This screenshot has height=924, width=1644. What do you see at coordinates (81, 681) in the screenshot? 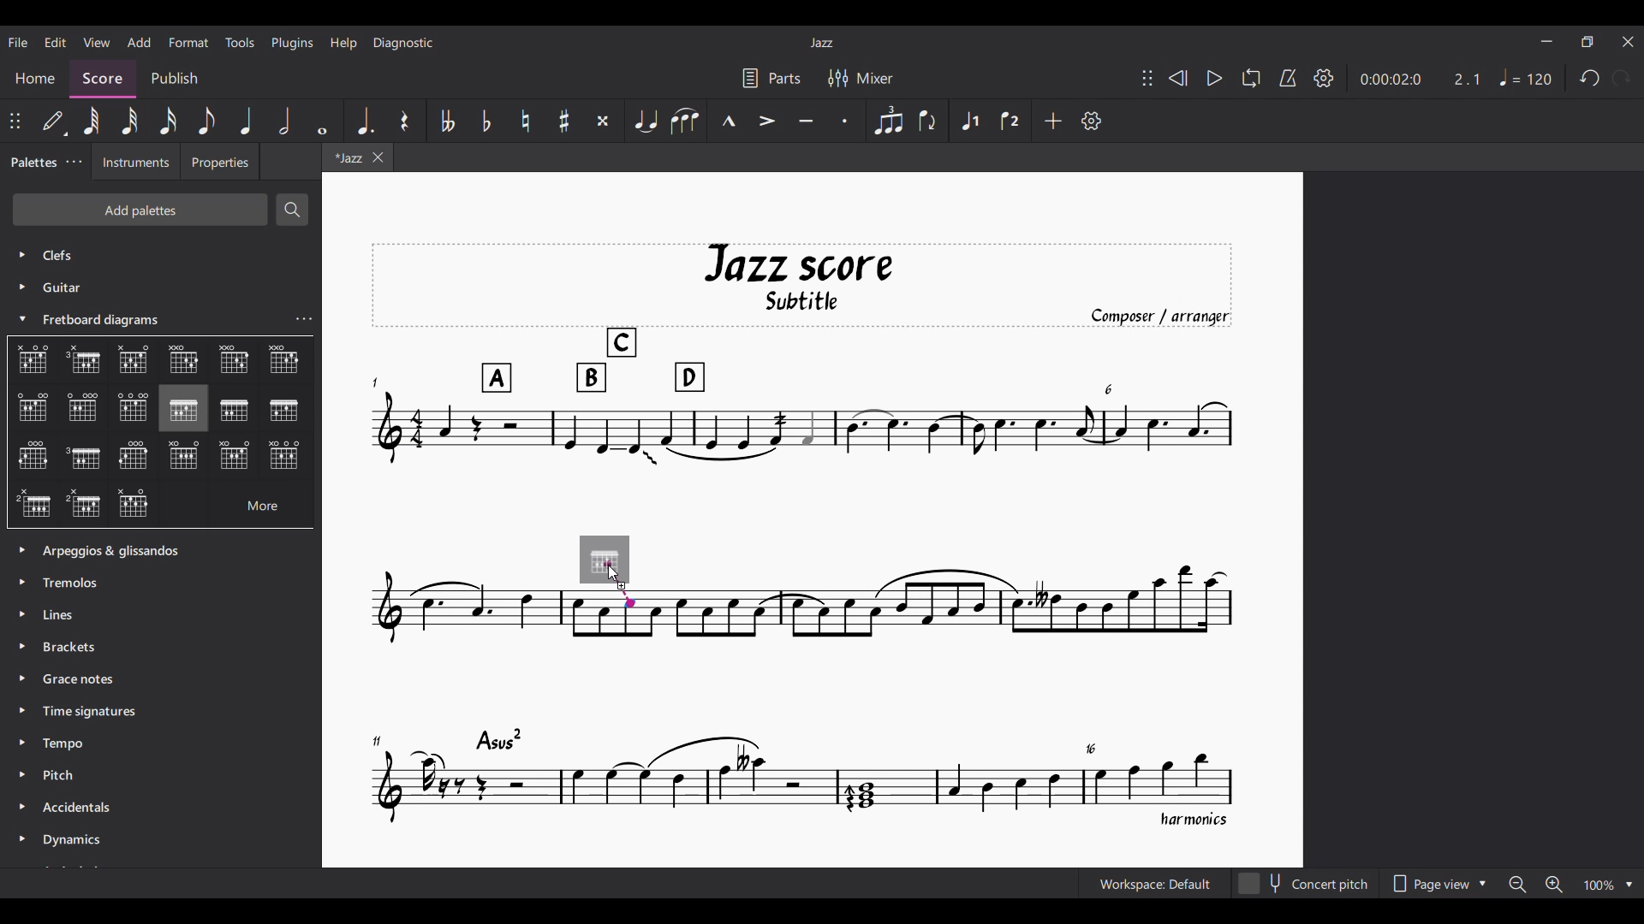
I see `Grace` at bounding box center [81, 681].